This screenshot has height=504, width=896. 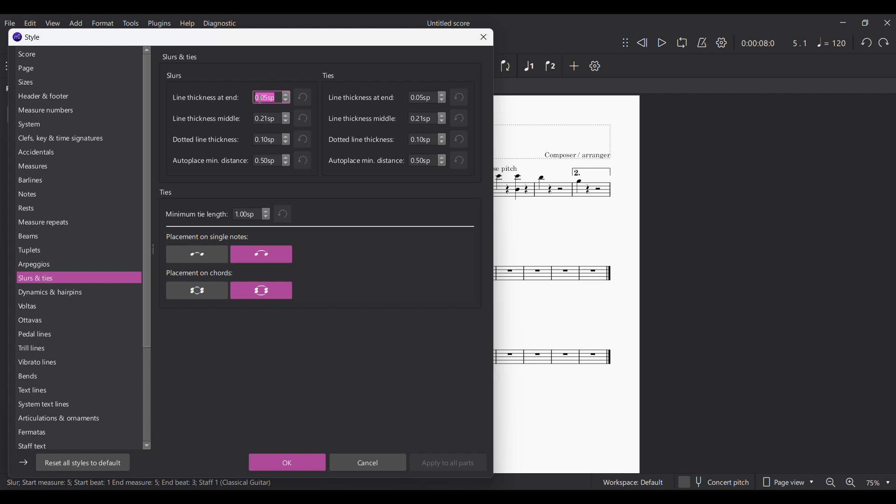 What do you see at coordinates (362, 119) in the screenshot?
I see `Line thickness middle` at bounding box center [362, 119].